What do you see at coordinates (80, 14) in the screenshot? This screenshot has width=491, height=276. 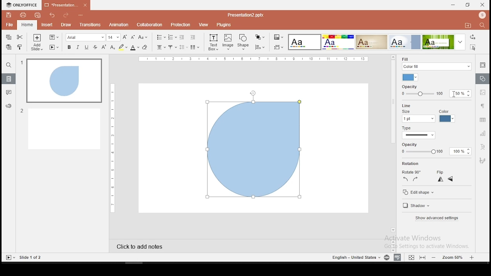 I see `customize quick action toolbar` at bounding box center [80, 14].